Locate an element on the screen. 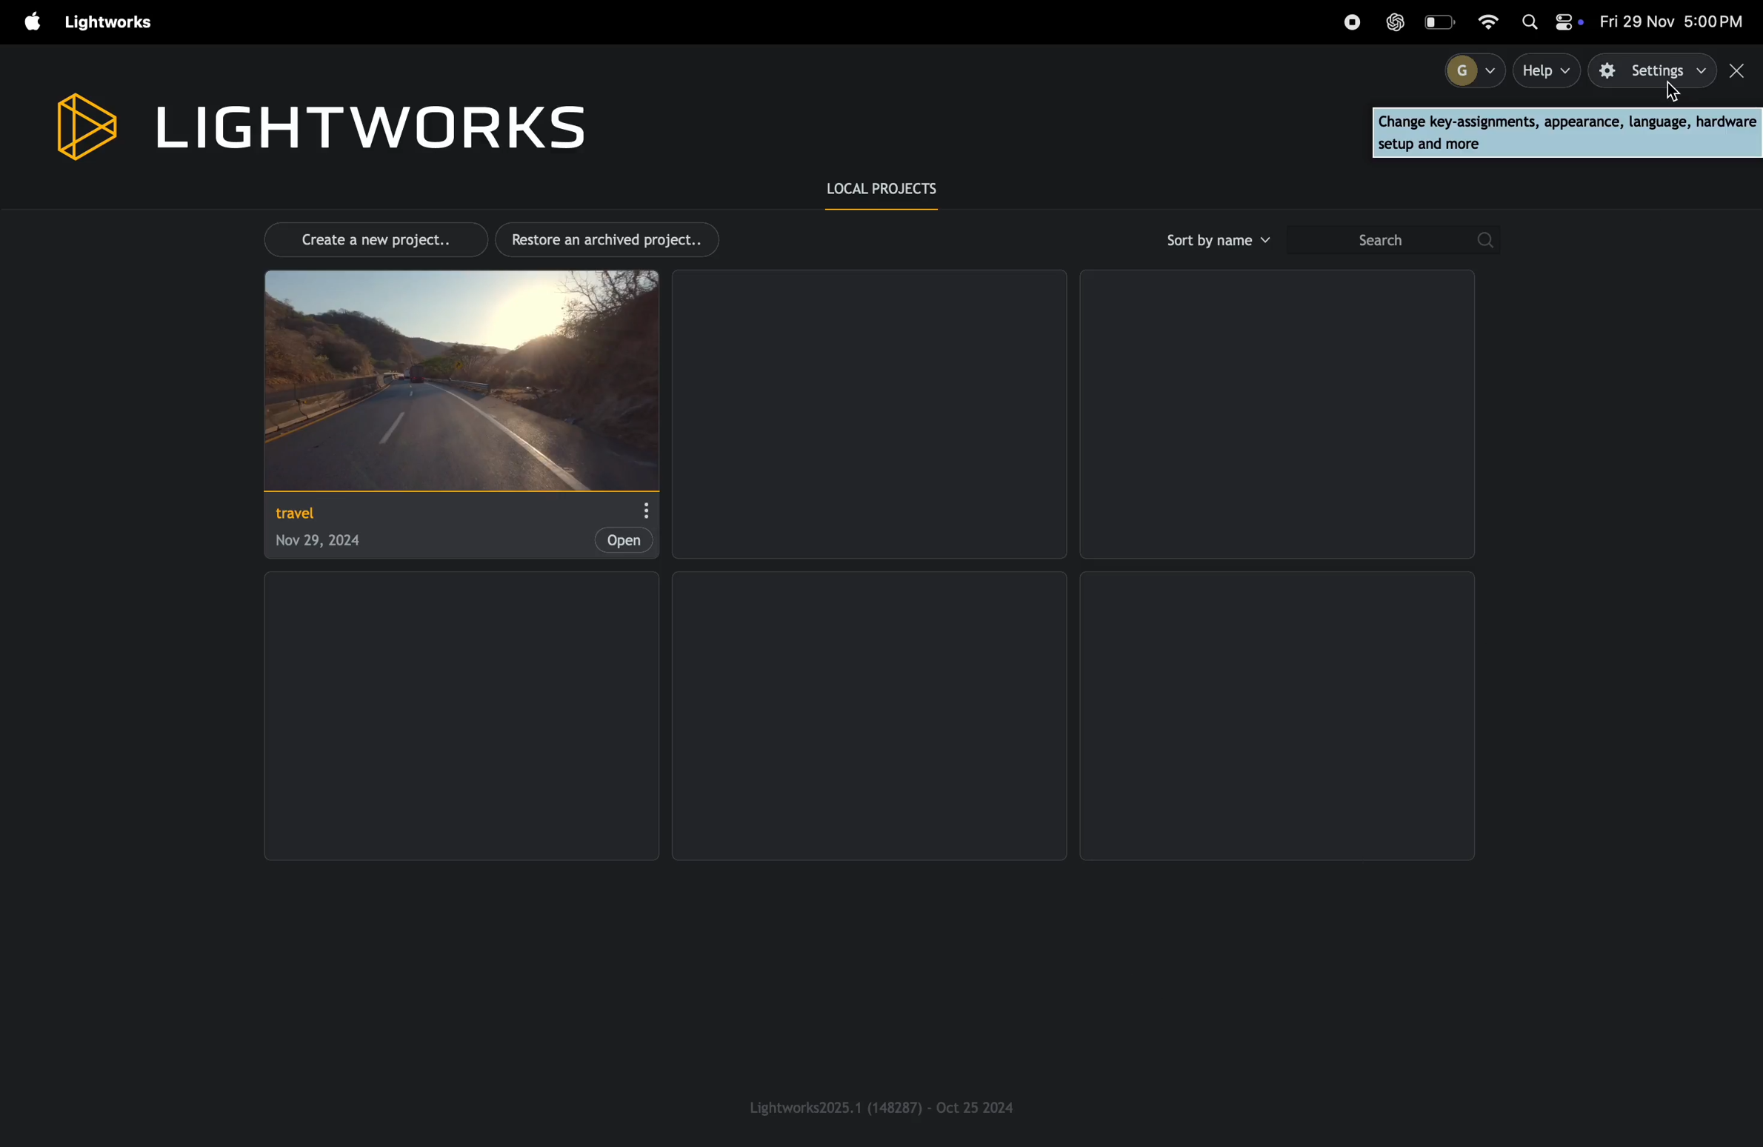 The width and height of the screenshot is (1763, 1147). project travel is located at coordinates (456, 413).